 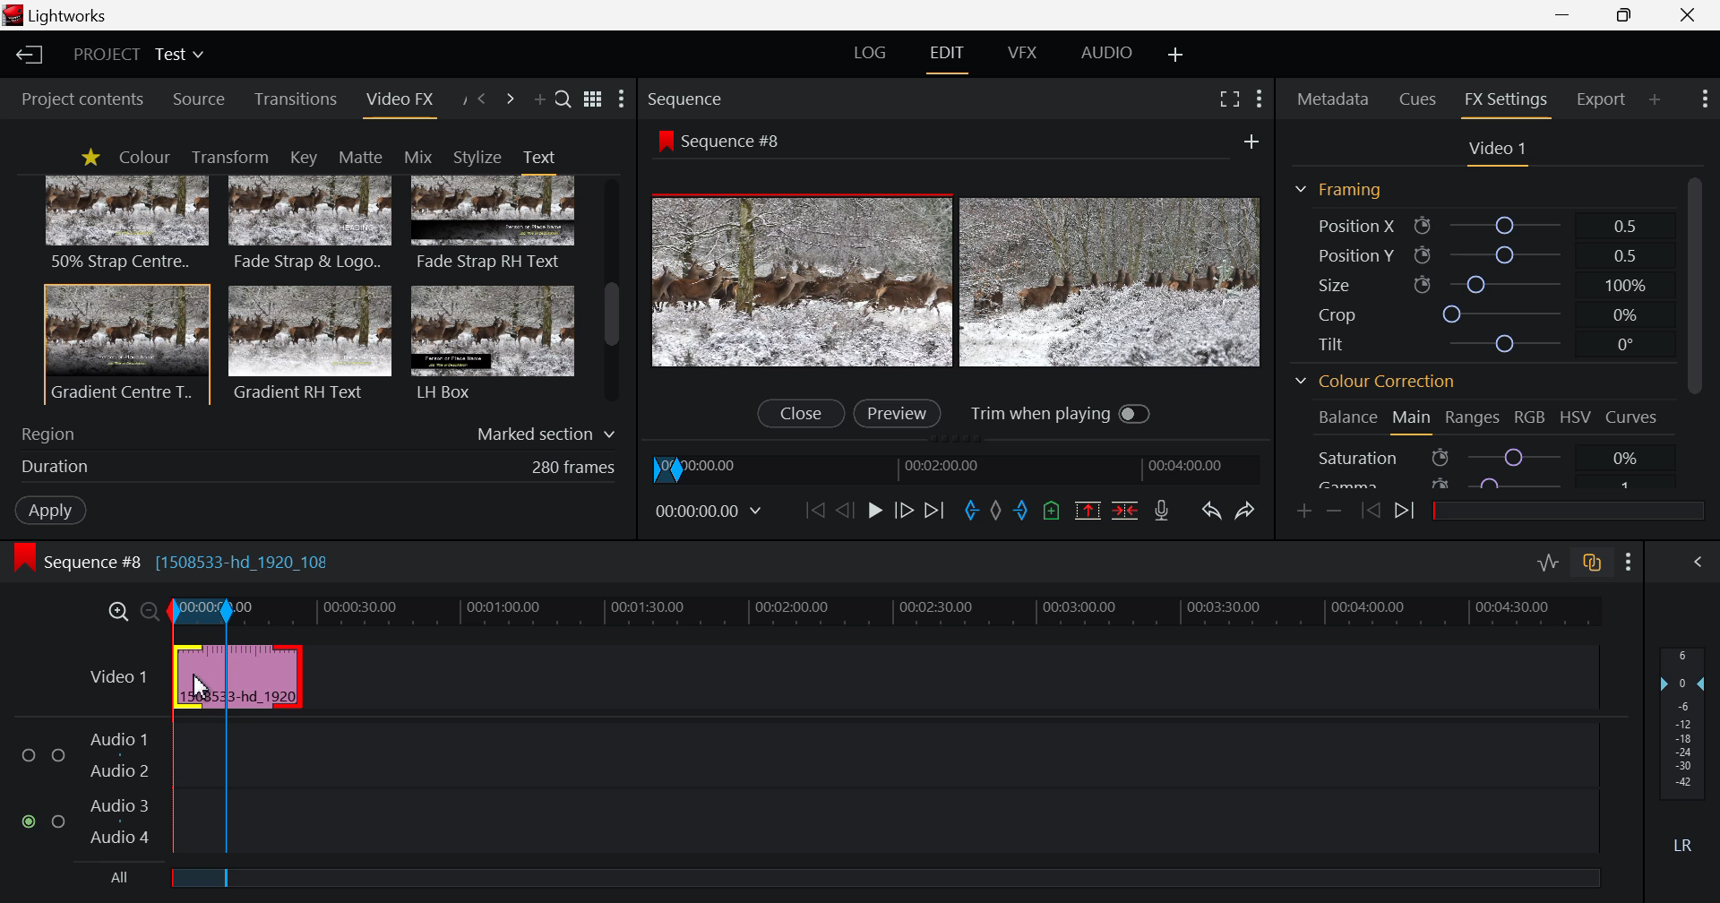 What do you see at coordinates (200, 689) in the screenshot?
I see `cursor` at bounding box center [200, 689].